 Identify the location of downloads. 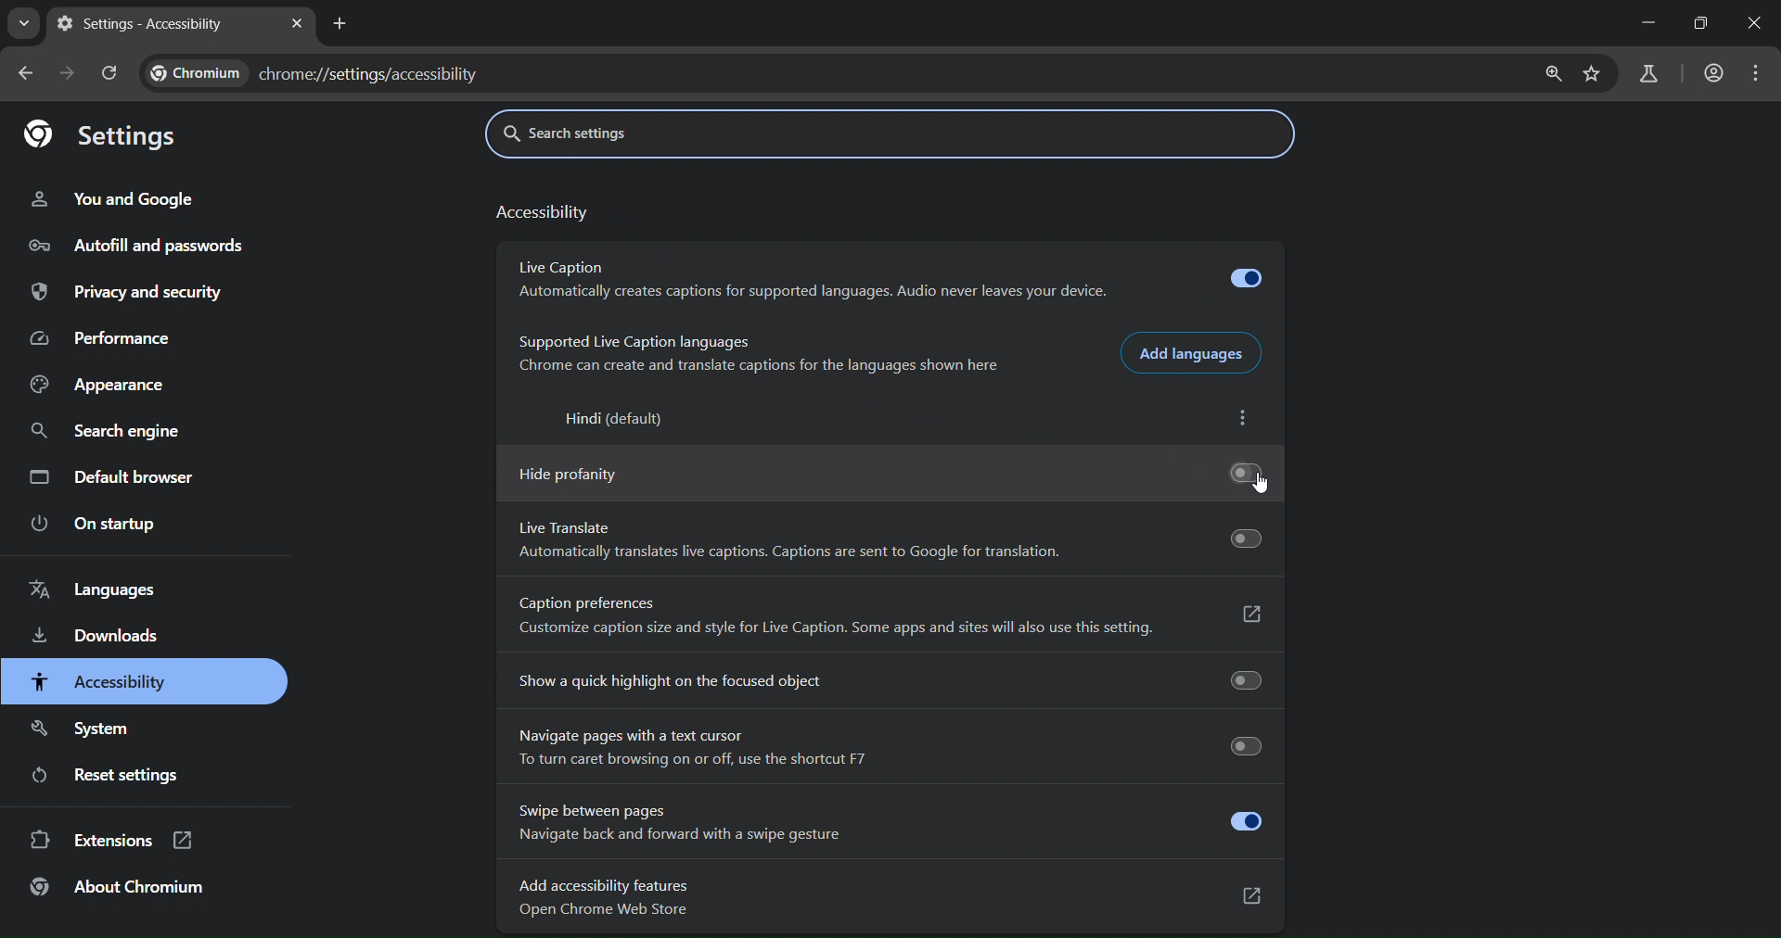
(101, 634).